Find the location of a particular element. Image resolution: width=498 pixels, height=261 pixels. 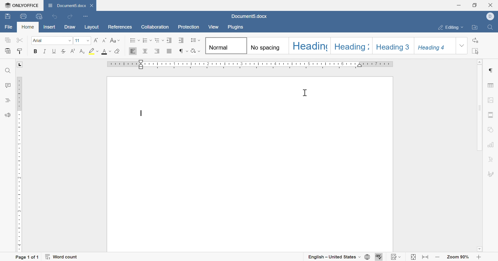

close is located at coordinates (91, 5).